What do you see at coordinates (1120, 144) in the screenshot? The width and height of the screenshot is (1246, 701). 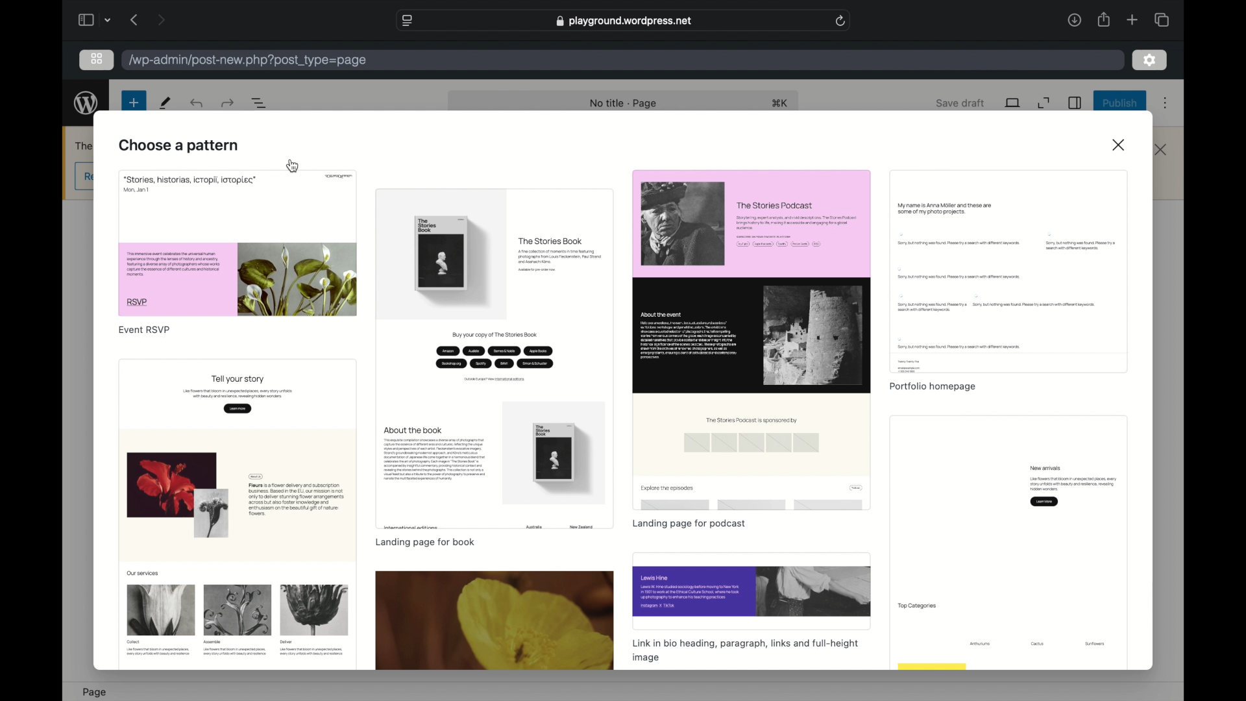 I see `close` at bounding box center [1120, 144].